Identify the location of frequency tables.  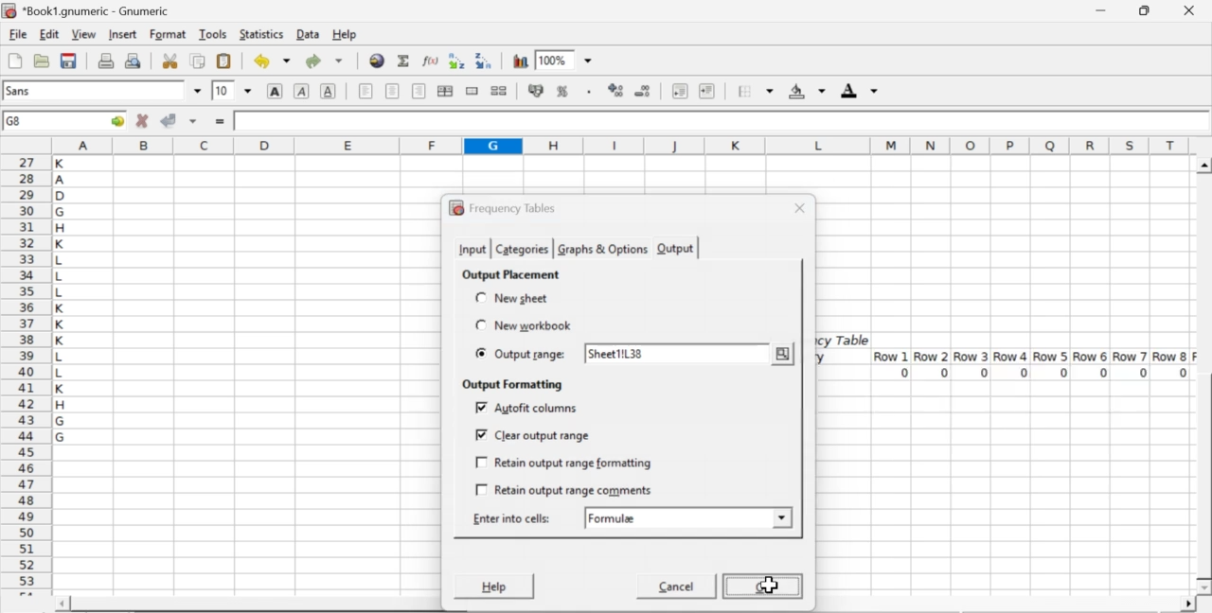
(503, 207).